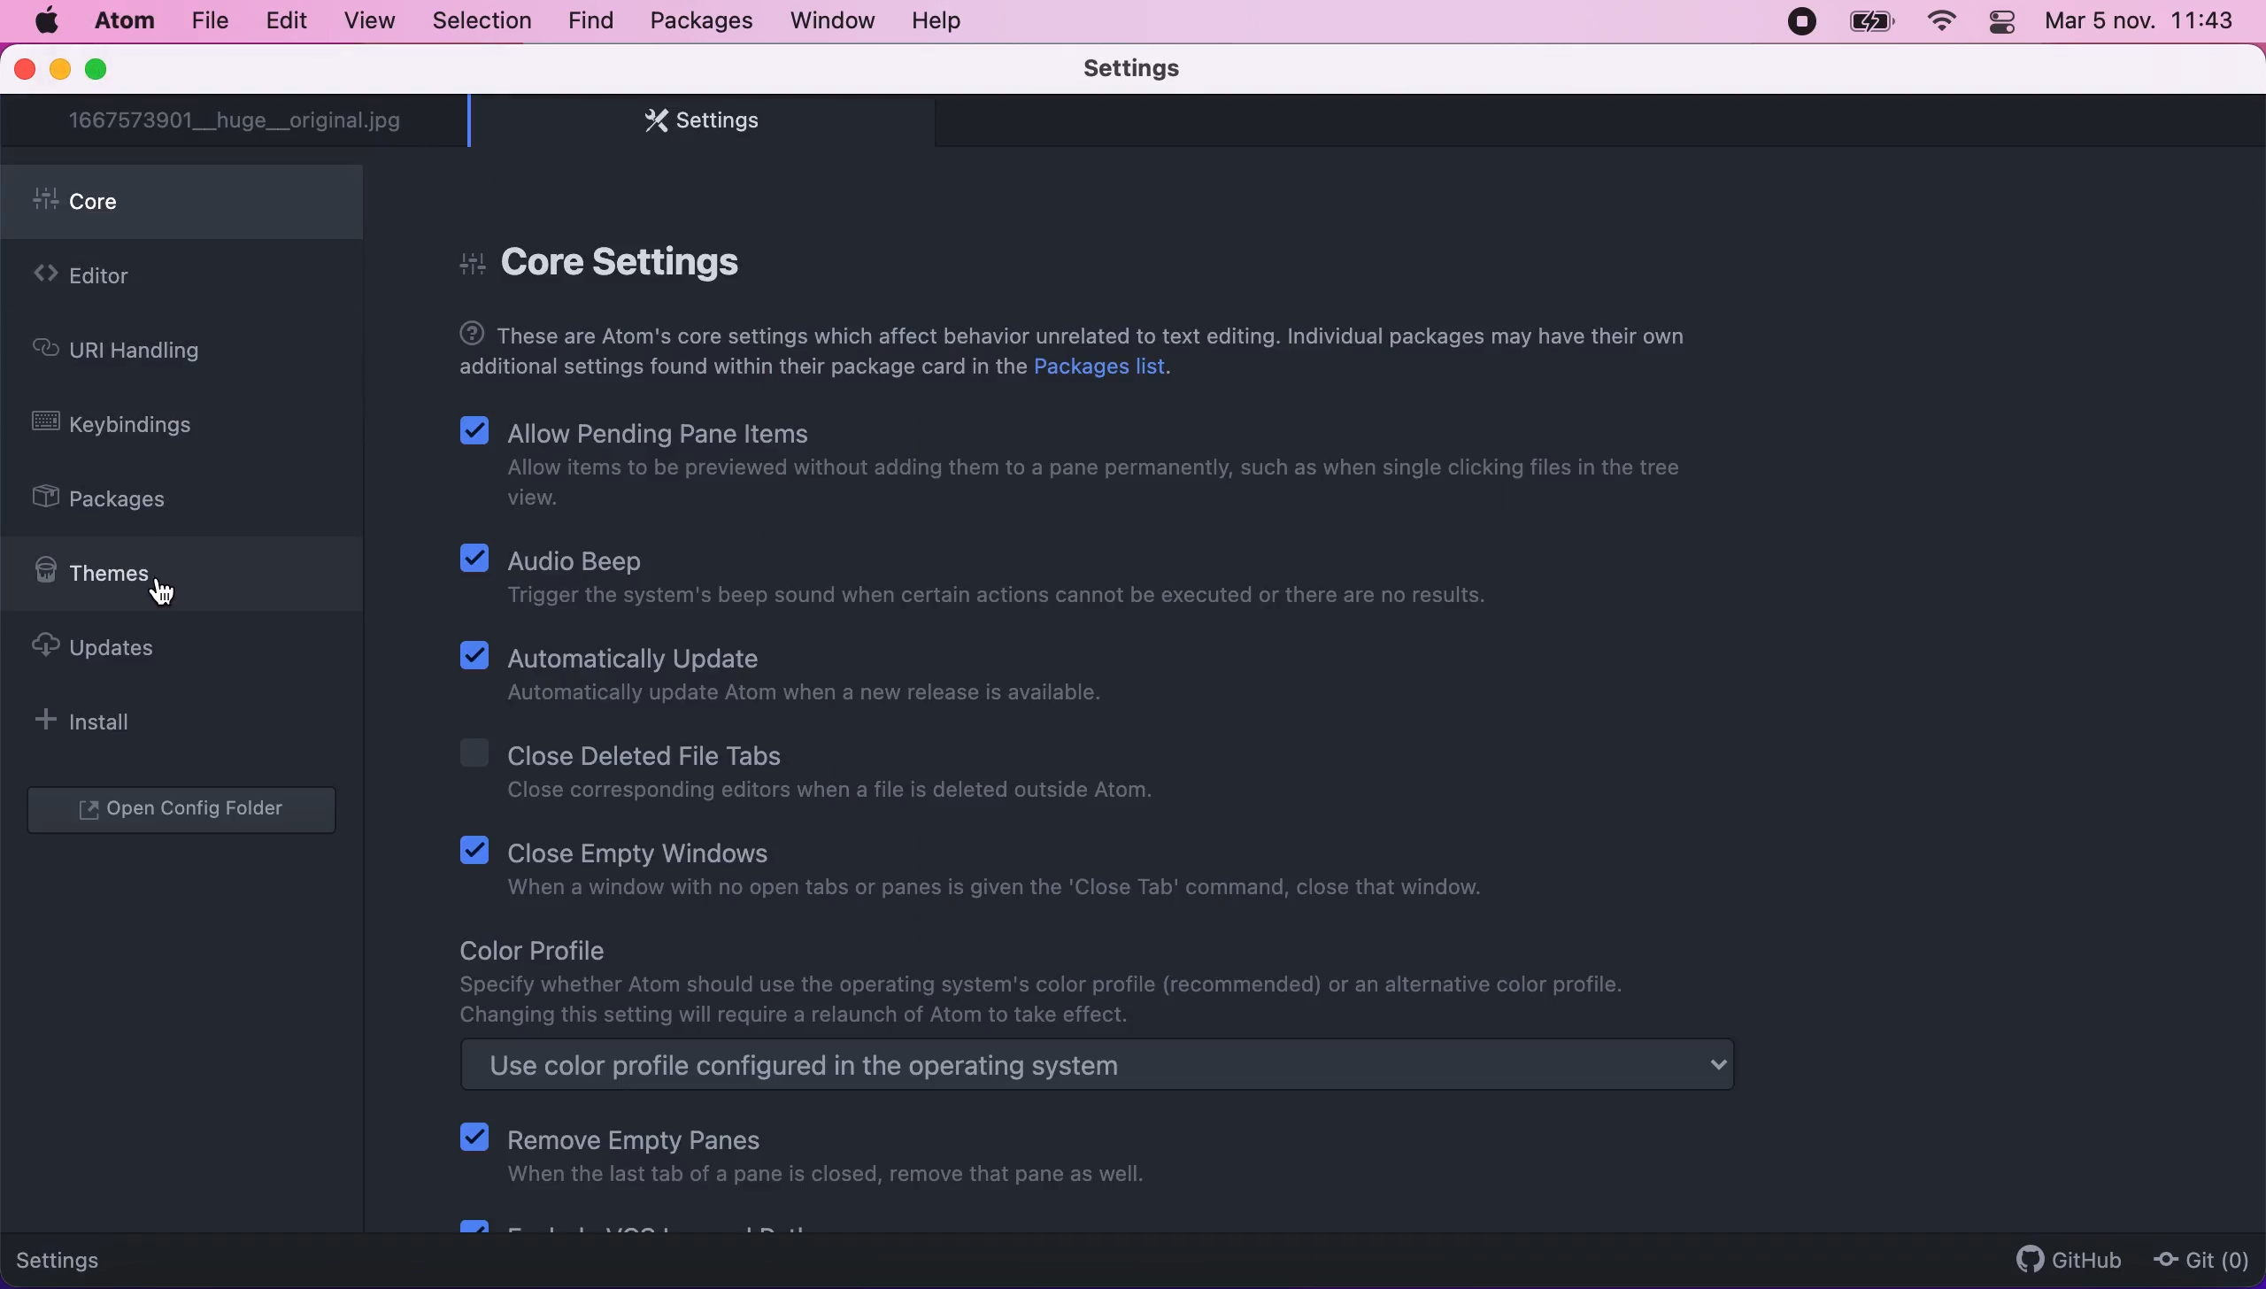 The height and width of the screenshot is (1289, 2266). What do you see at coordinates (1098, 1067) in the screenshot?
I see `use color profile configured in the operating system` at bounding box center [1098, 1067].